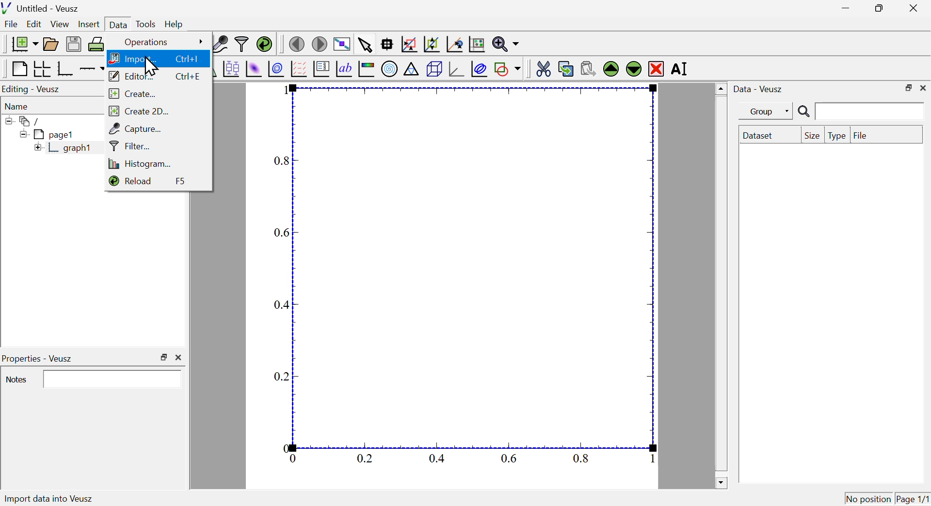 The height and width of the screenshot is (506, 931). What do you see at coordinates (138, 127) in the screenshot?
I see `Capture...` at bounding box center [138, 127].